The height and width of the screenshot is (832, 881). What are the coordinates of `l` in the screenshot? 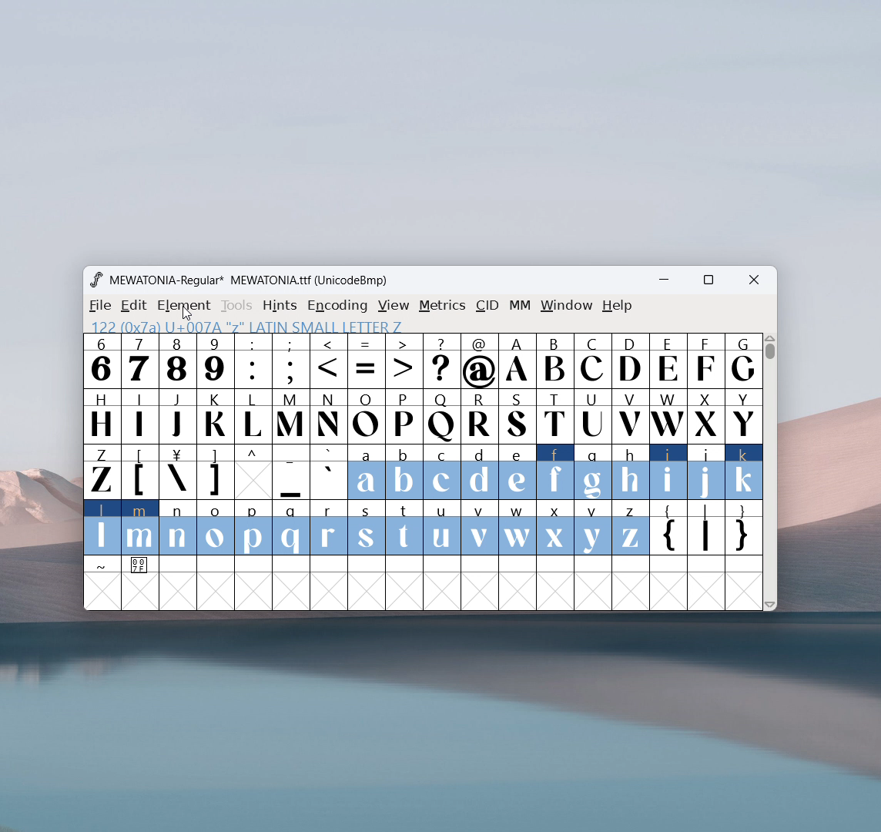 It's located at (102, 527).